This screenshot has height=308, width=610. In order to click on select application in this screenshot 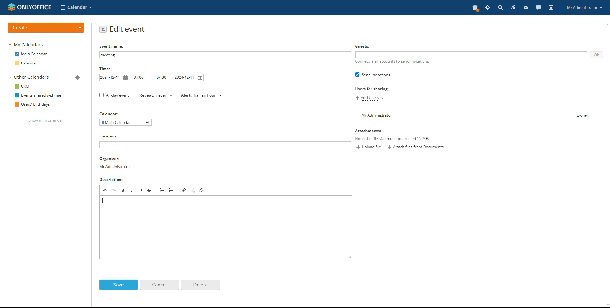, I will do `click(77, 7)`.